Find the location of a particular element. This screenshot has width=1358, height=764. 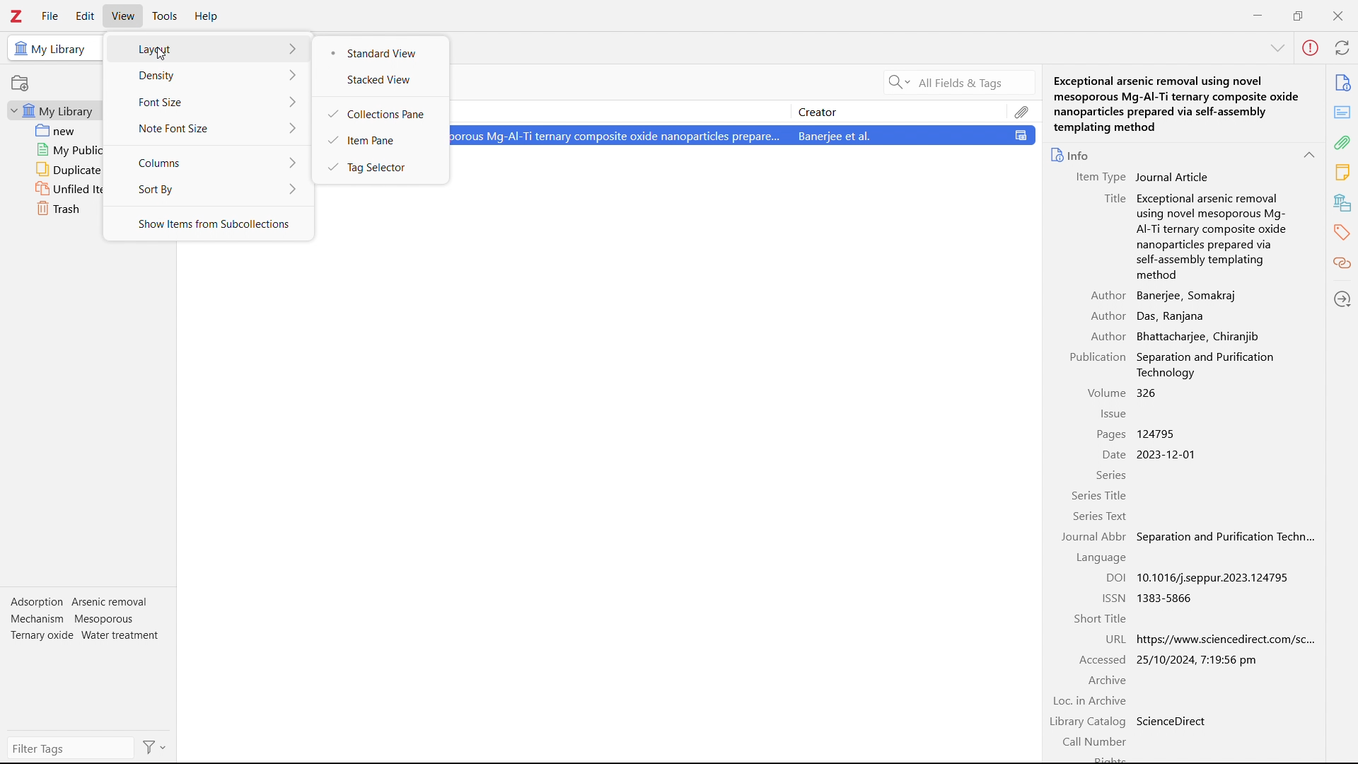

326 is located at coordinates (1148, 392).